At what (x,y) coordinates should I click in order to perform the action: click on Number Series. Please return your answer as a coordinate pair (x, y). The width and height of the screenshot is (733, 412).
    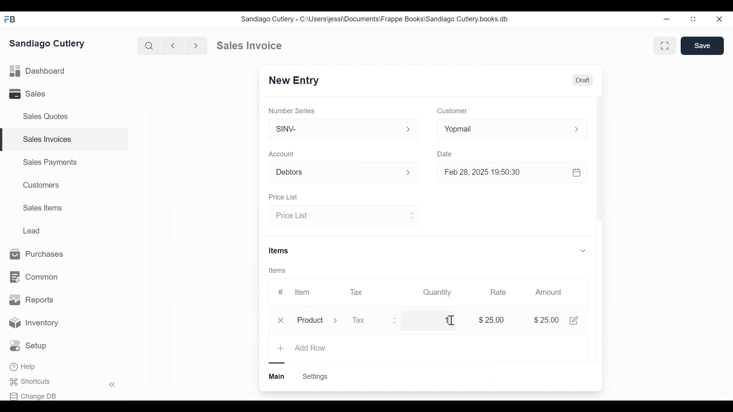
    Looking at the image, I should click on (292, 111).